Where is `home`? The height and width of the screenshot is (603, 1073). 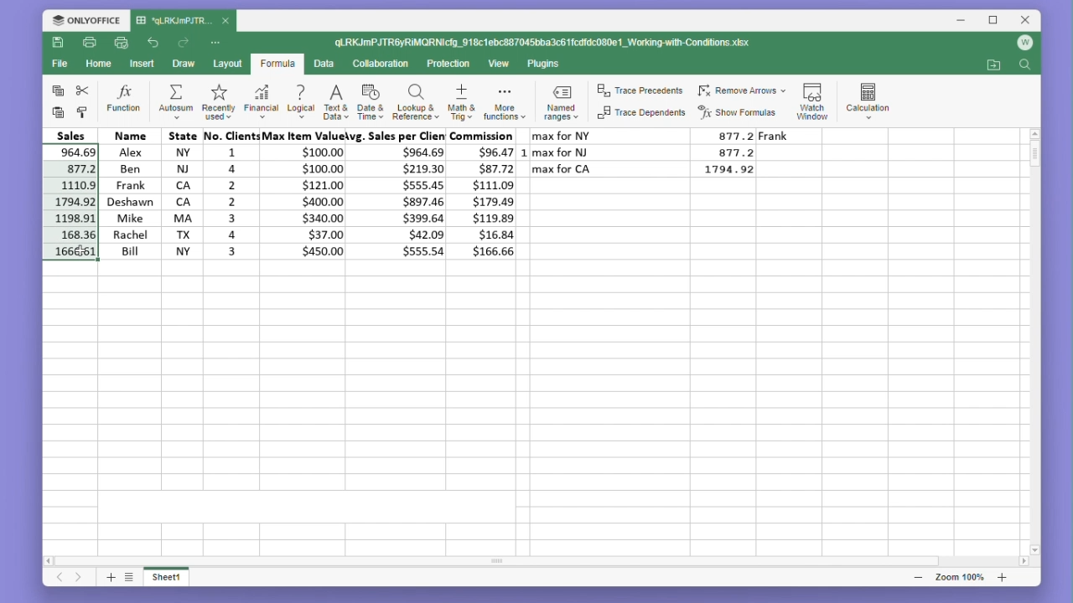 home is located at coordinates (96, 63).